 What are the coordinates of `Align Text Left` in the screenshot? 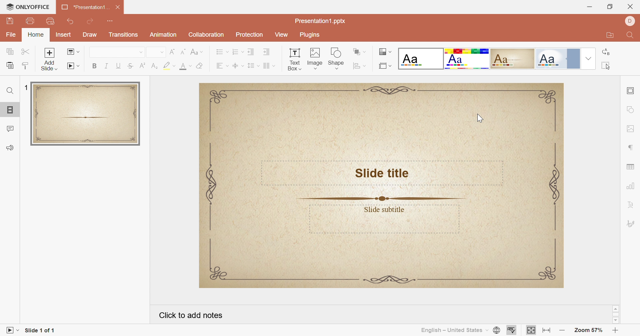 It's located at (219, 66).